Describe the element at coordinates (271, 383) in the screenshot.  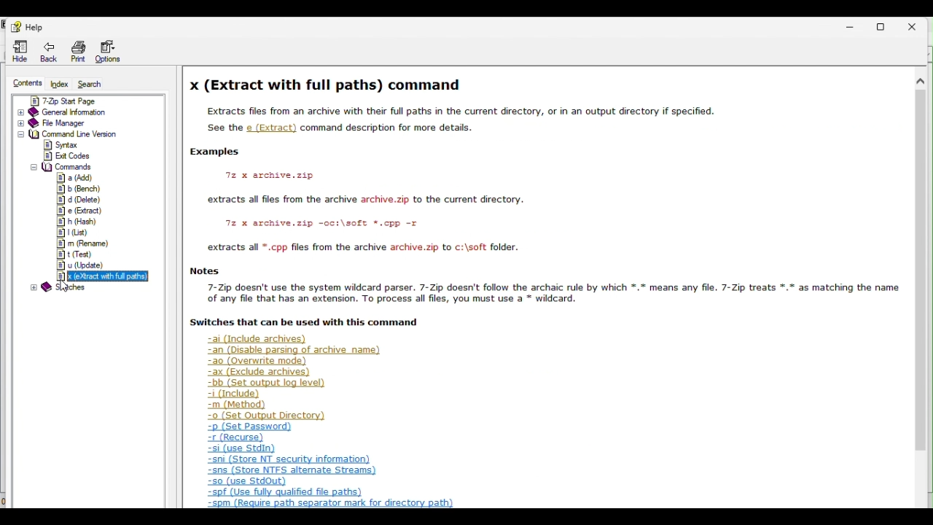
I see `-bb` at that location.